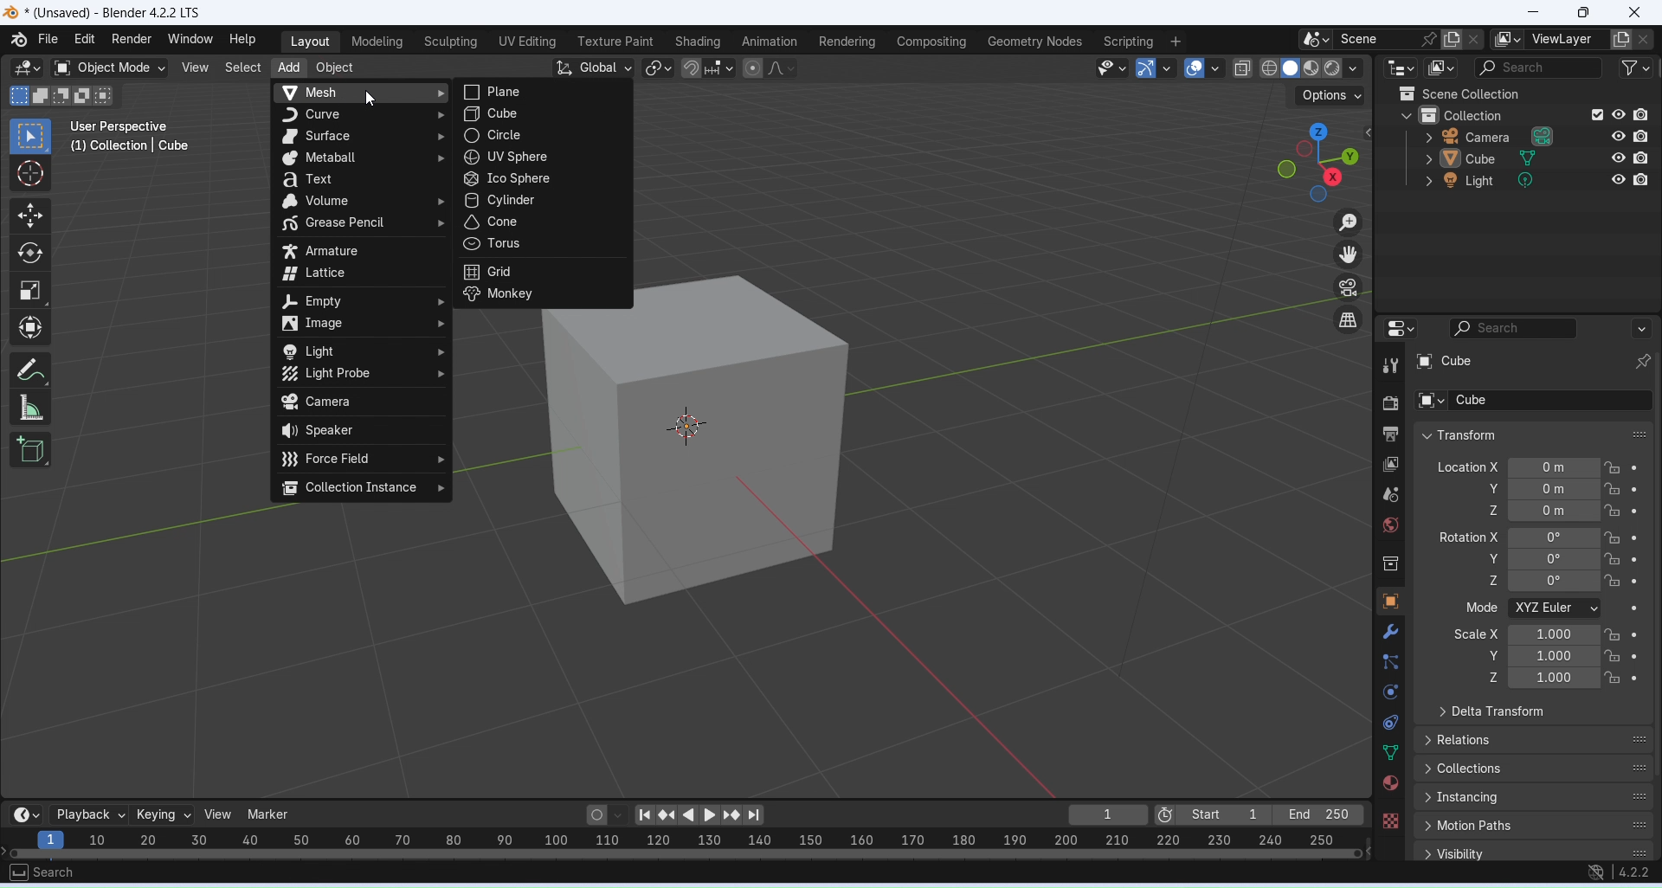 Image resolution: width=1662 pixels, height=888 pixels. I want to click on Sculpting, so click(448, 42).